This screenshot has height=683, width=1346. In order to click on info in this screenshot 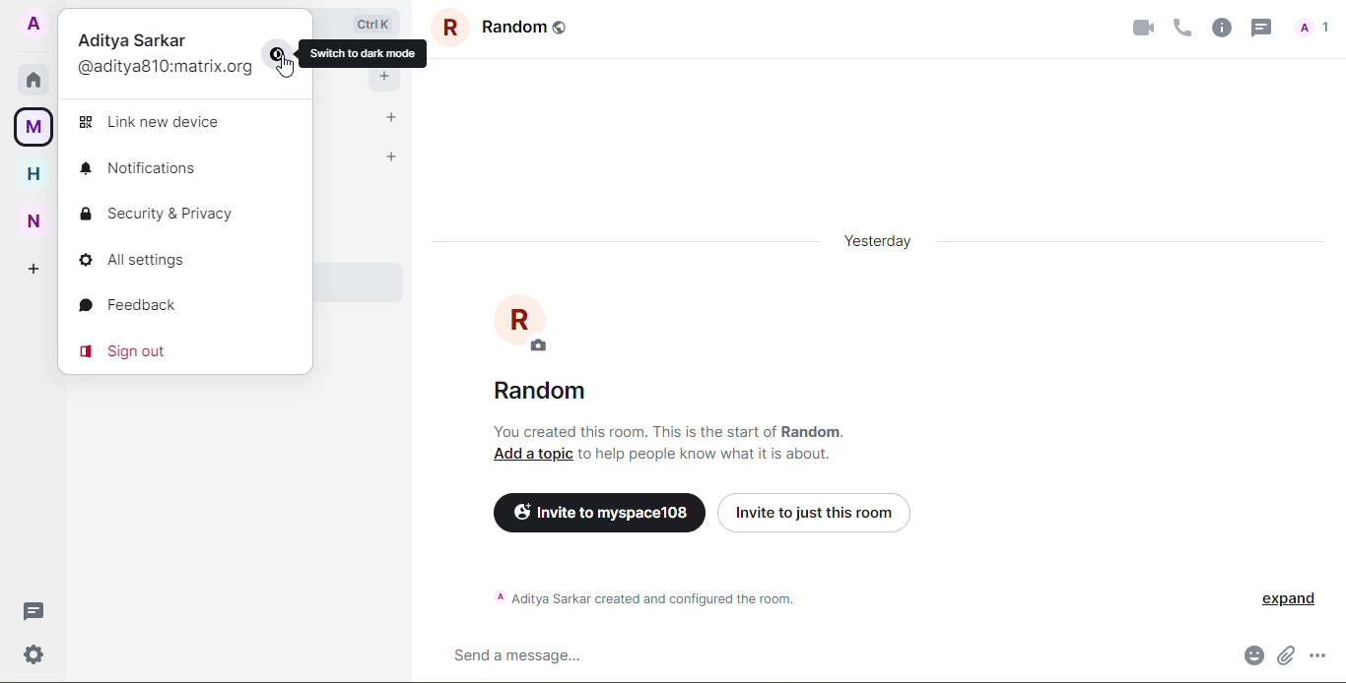, I will do `click(1220, 27)`.